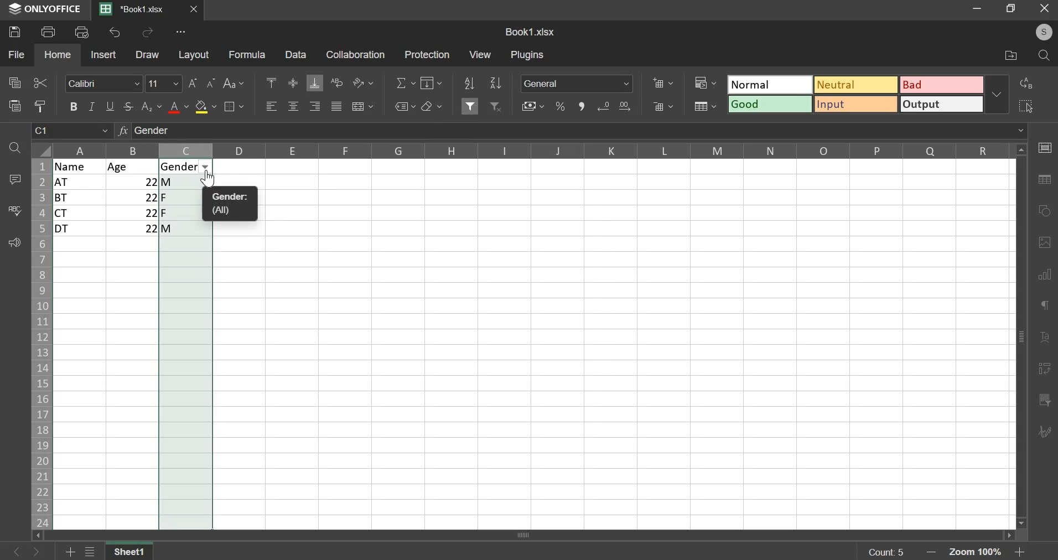  I want to click on delete cells, so click(662, 106).